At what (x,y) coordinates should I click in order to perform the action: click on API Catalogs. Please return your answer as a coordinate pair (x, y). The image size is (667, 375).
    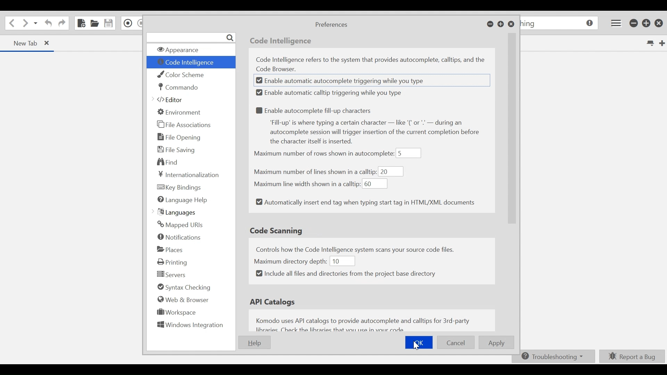
    Looking at the image, I should click on (274, 302).